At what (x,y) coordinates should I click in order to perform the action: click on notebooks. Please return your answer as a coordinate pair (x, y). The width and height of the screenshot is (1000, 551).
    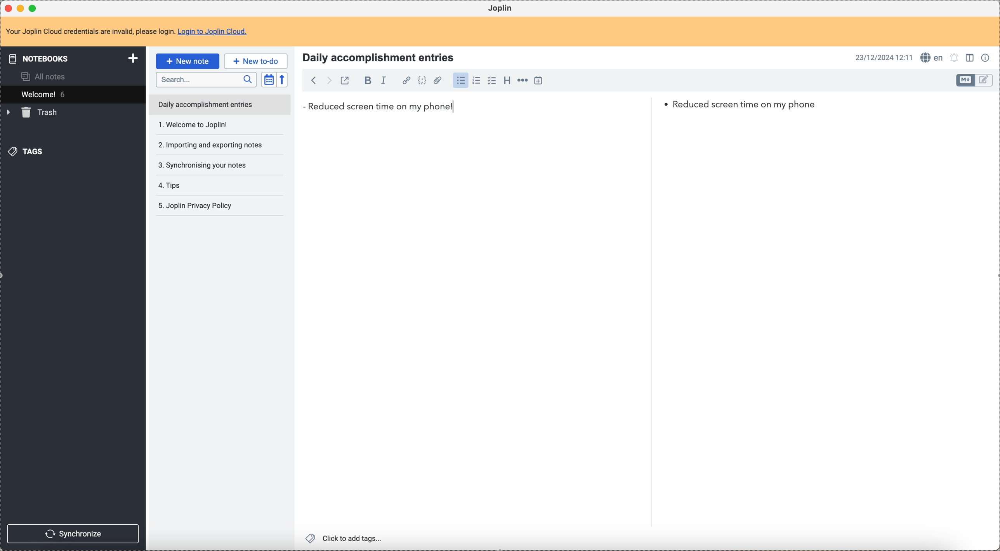
    Looking at the image, I should click on (71, 58).